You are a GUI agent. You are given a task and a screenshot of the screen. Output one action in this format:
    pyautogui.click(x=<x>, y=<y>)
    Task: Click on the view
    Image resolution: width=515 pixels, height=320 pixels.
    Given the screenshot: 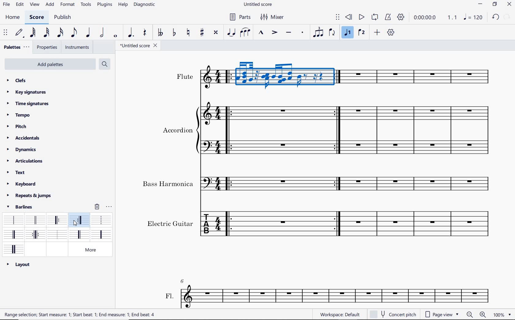 What is the action you would take?
    pyautogui.click(x=35, y=5)
    